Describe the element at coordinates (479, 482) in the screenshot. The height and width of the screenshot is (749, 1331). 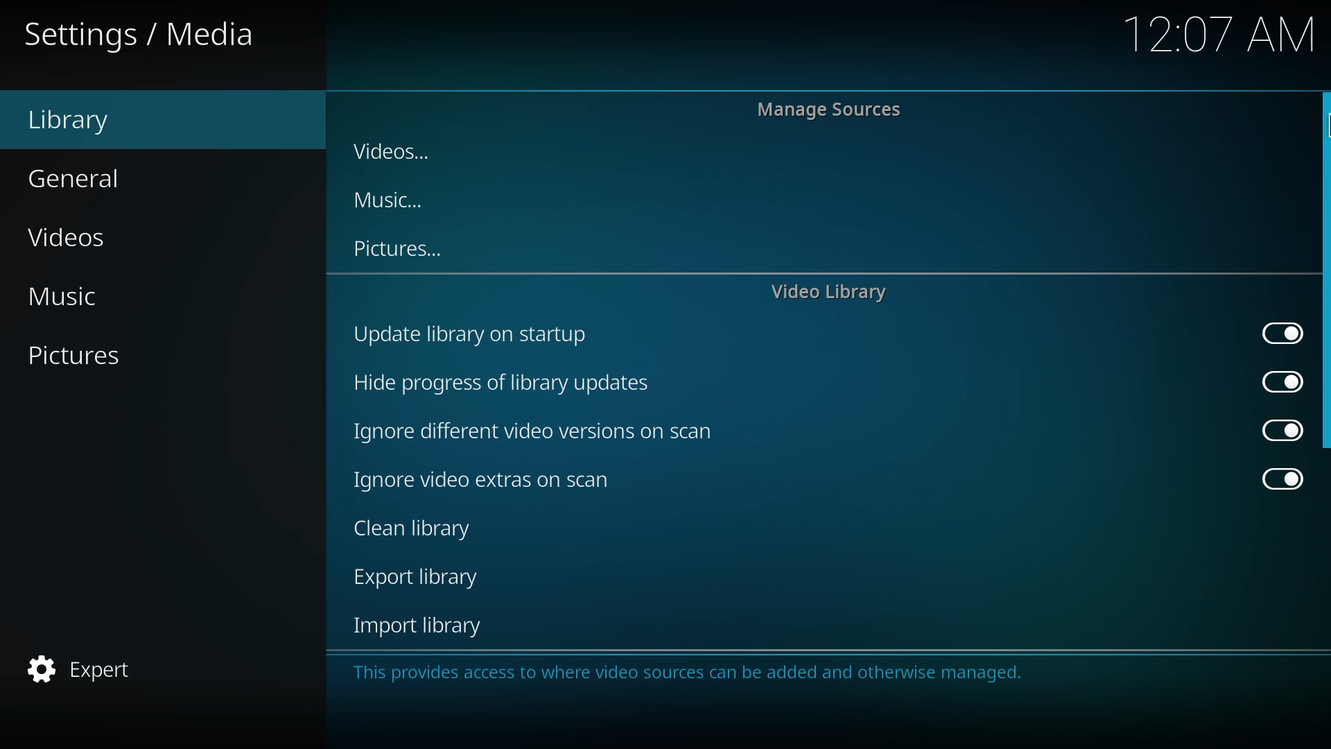
I see `clean library` at that location.